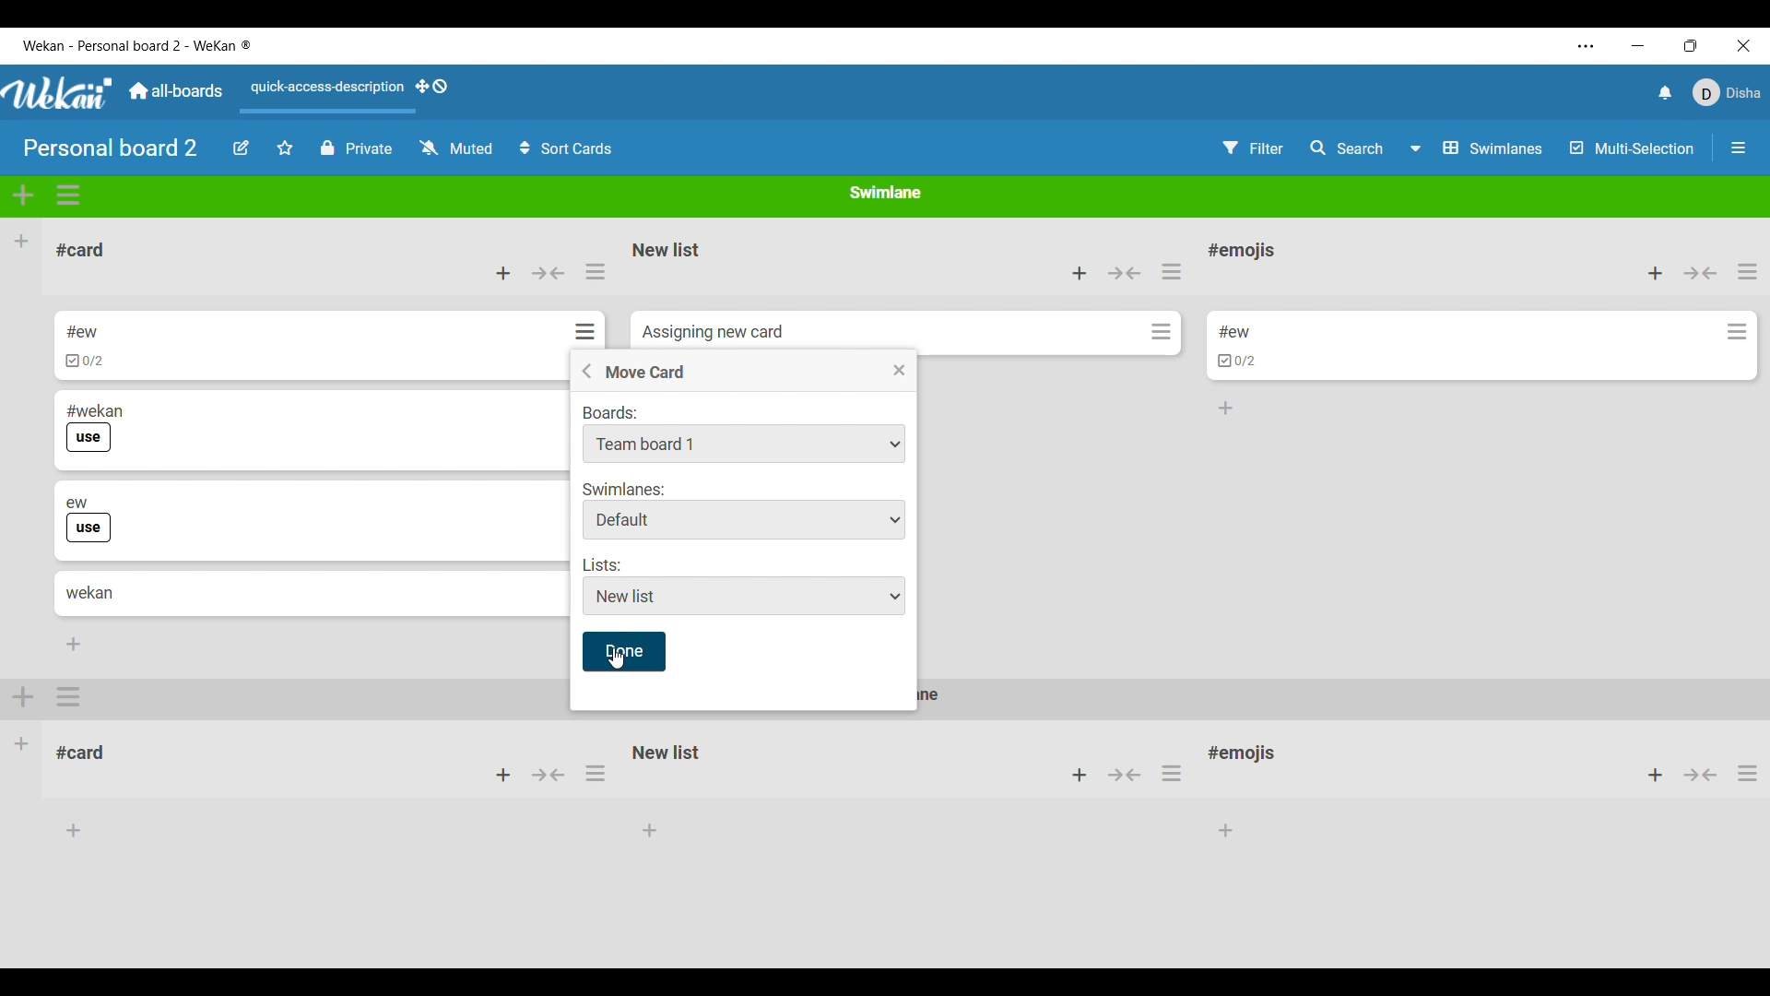 This screenshot has height=996, width=1770. What do you see at coordinates (596, 271) in the screenshot?
I see `List actions` at bounding box center [596, 271].